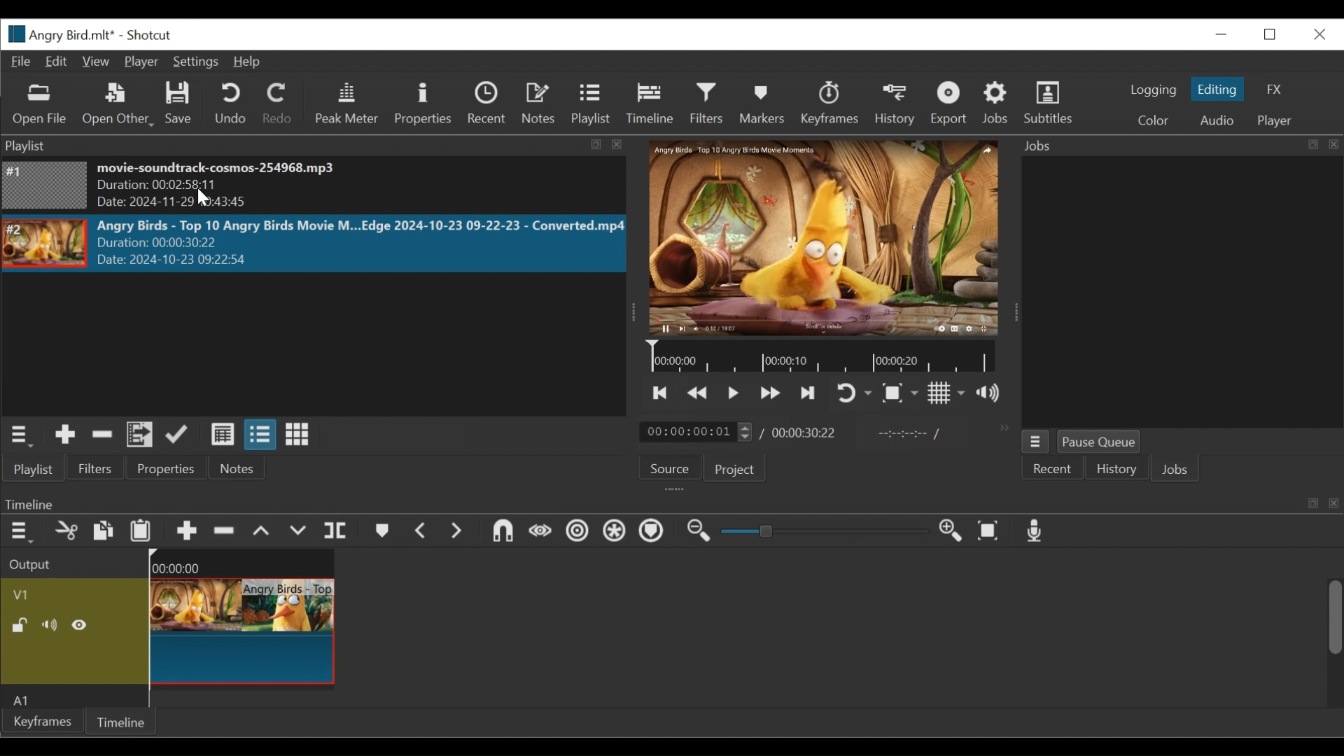 This screenshot has width=1344, height=756. I want to click on Media Viewer, so click(808, 237).